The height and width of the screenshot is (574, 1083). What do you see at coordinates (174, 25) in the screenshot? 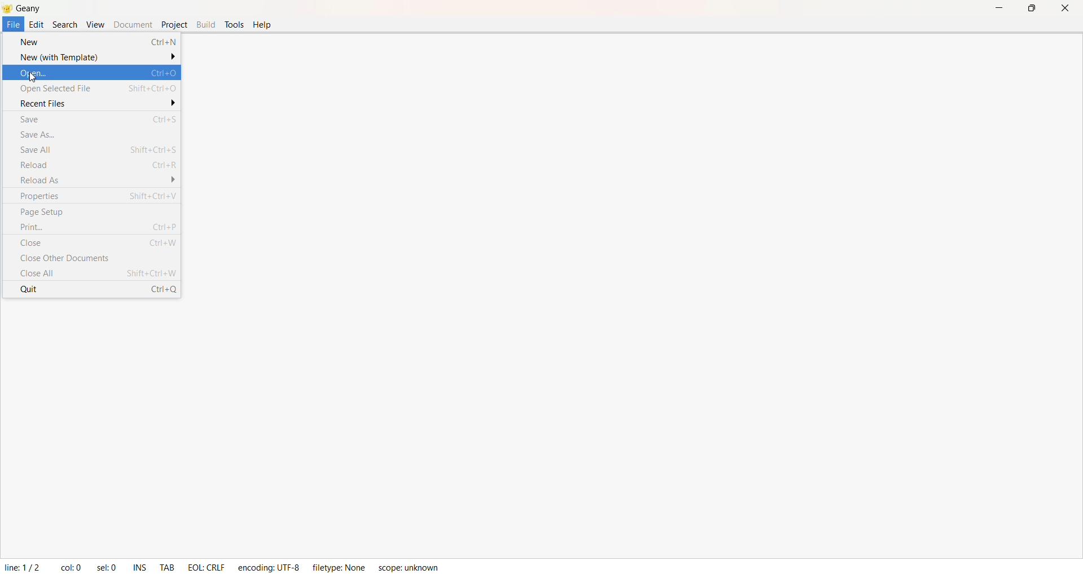
I see `Project` at bounding box center [174, 25].